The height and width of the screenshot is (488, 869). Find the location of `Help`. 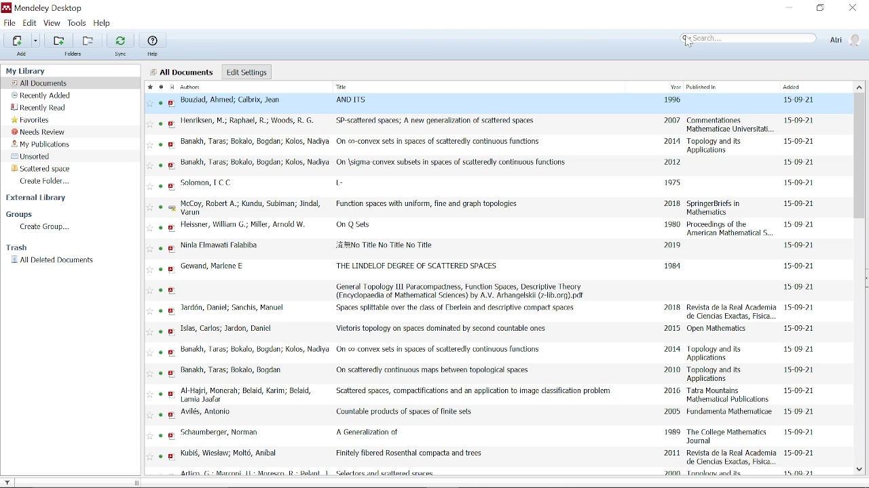

Help is located at coordinates (105, 22).